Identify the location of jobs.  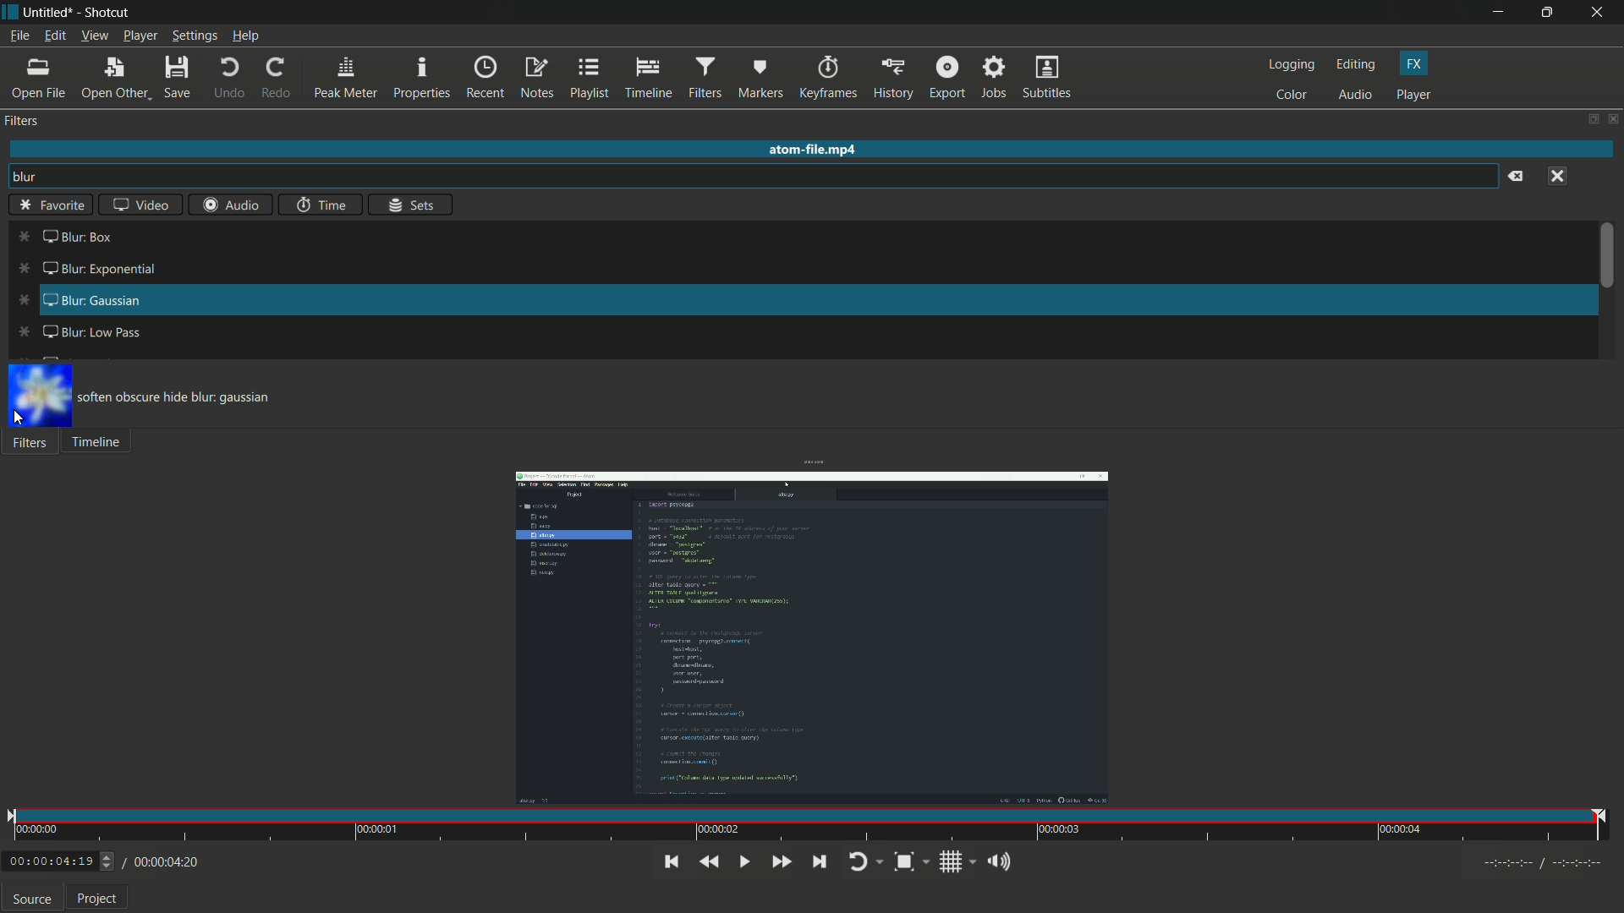
(990, 79).